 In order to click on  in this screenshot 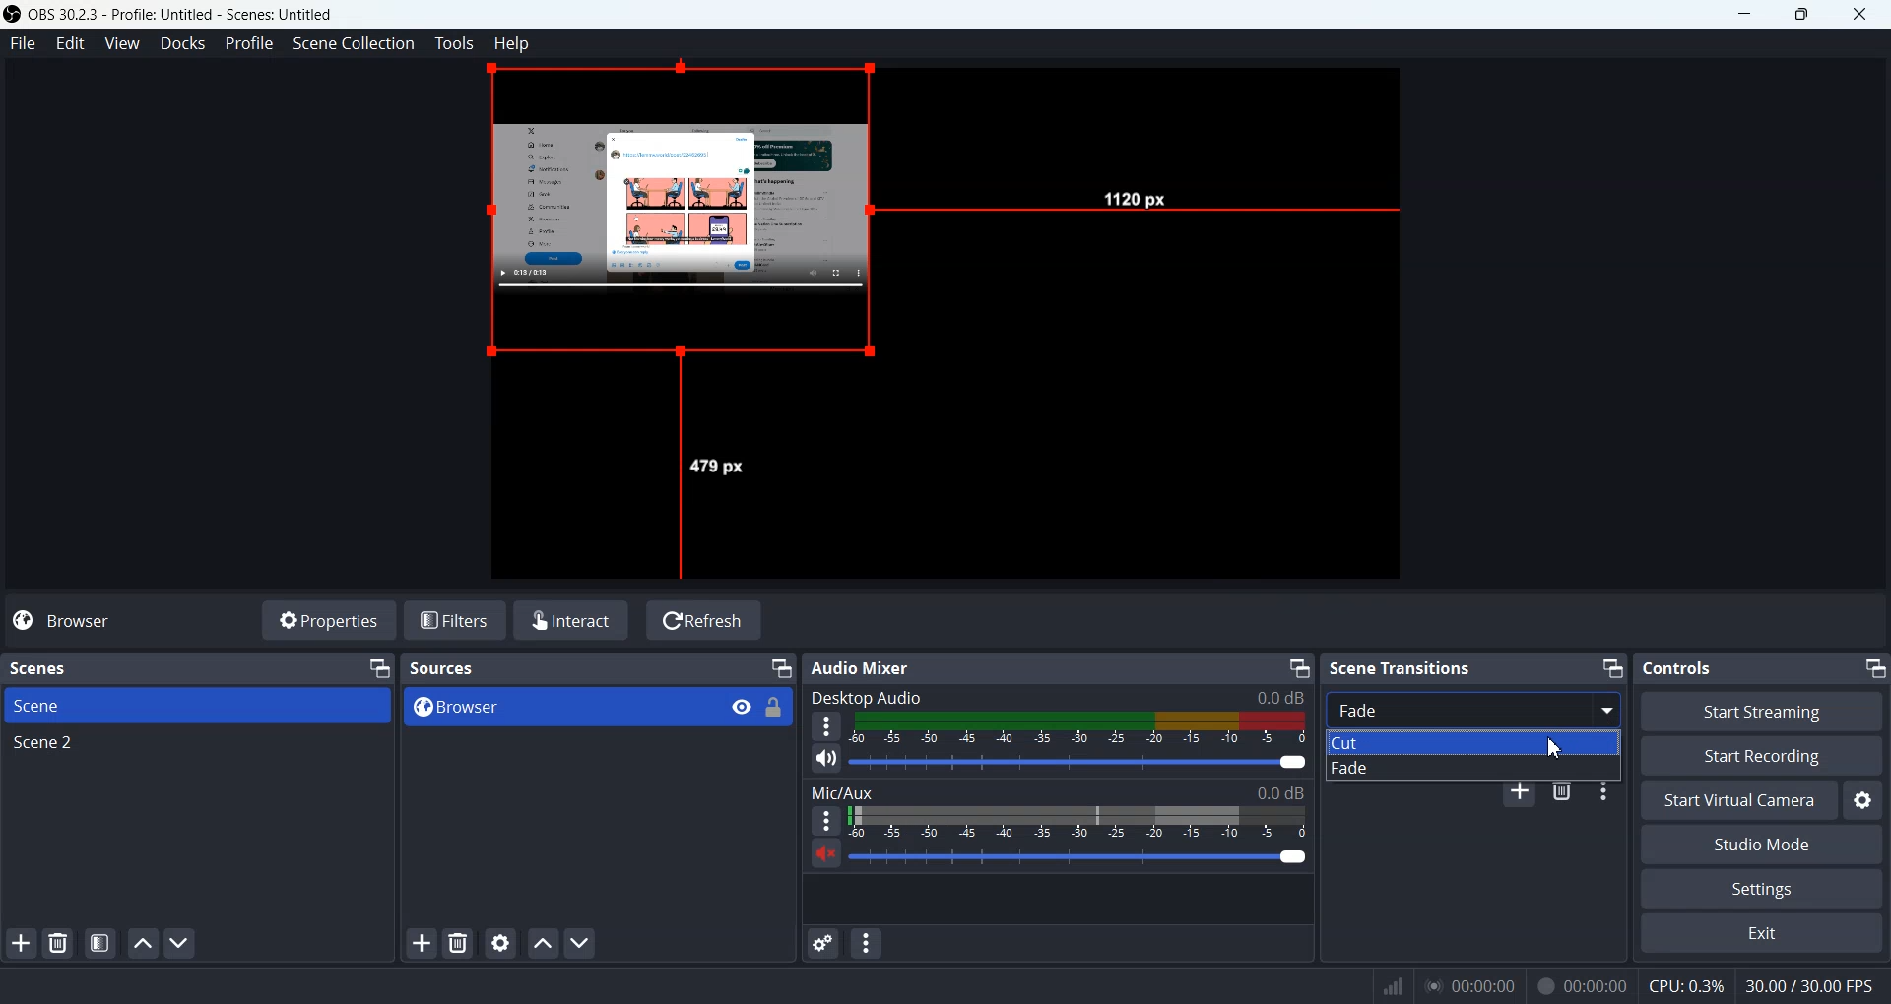, I will do `click(1393, 985)`.